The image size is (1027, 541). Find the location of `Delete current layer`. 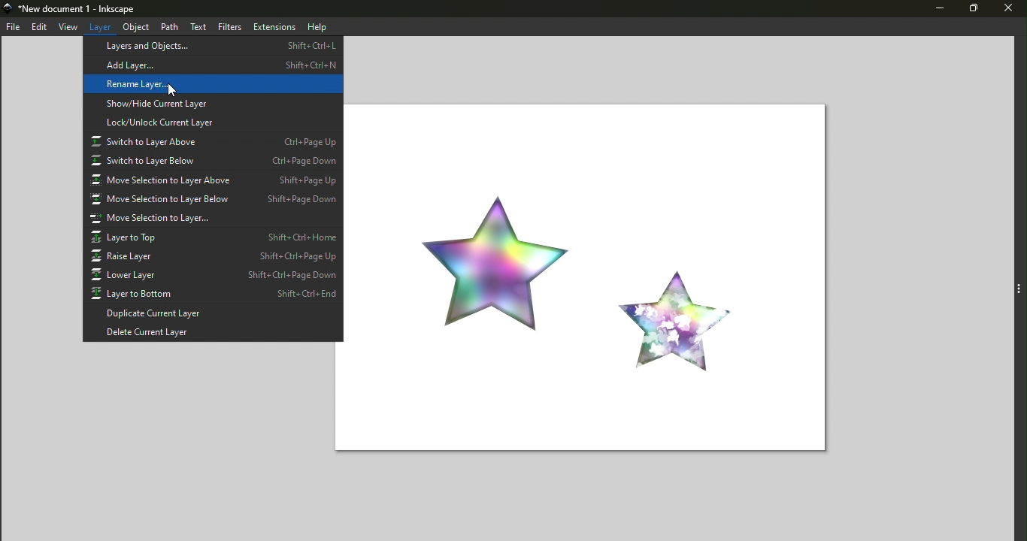

Delete current layer is located at coordinates (211, 332).